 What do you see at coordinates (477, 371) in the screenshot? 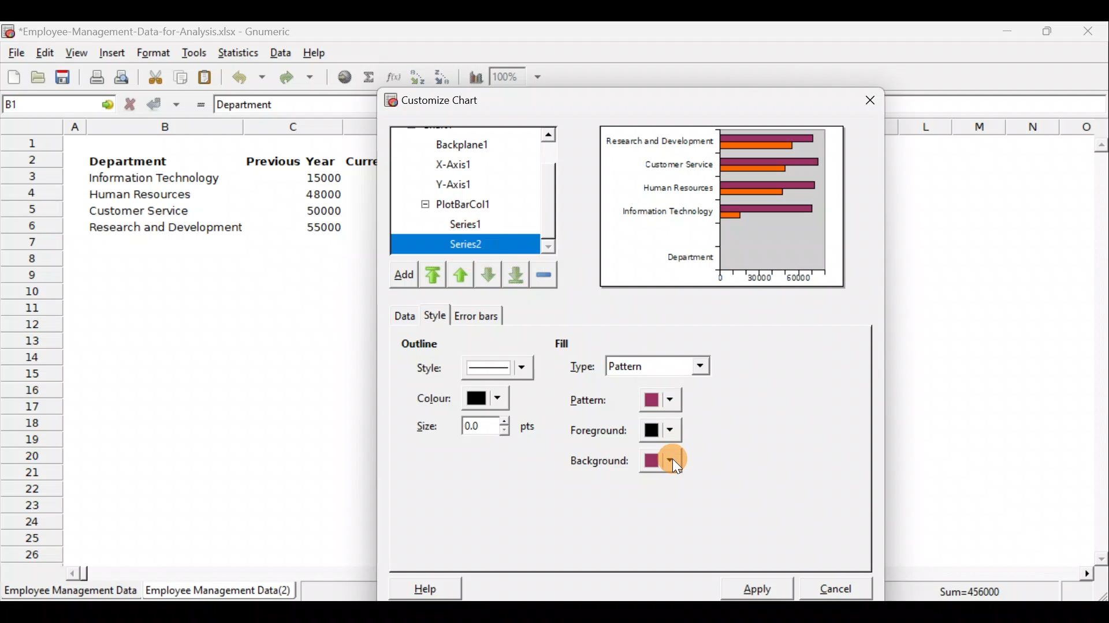
I see `Style` at bounding box center [477, 371].